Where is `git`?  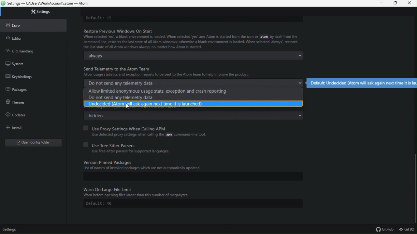 git is located at coordinates (407, 230).